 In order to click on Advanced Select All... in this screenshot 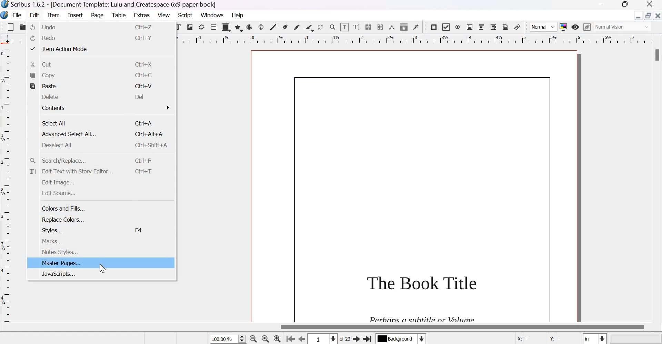, I will do `click(105, 133)`.